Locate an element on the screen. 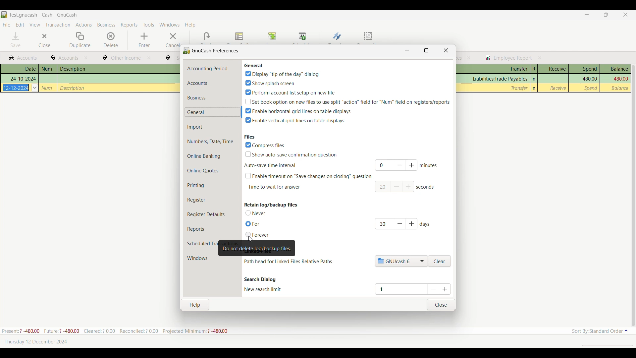 Image resolution: width=636 pixels, height=358 pixels. Show splits is located at coordinates (239, 37).